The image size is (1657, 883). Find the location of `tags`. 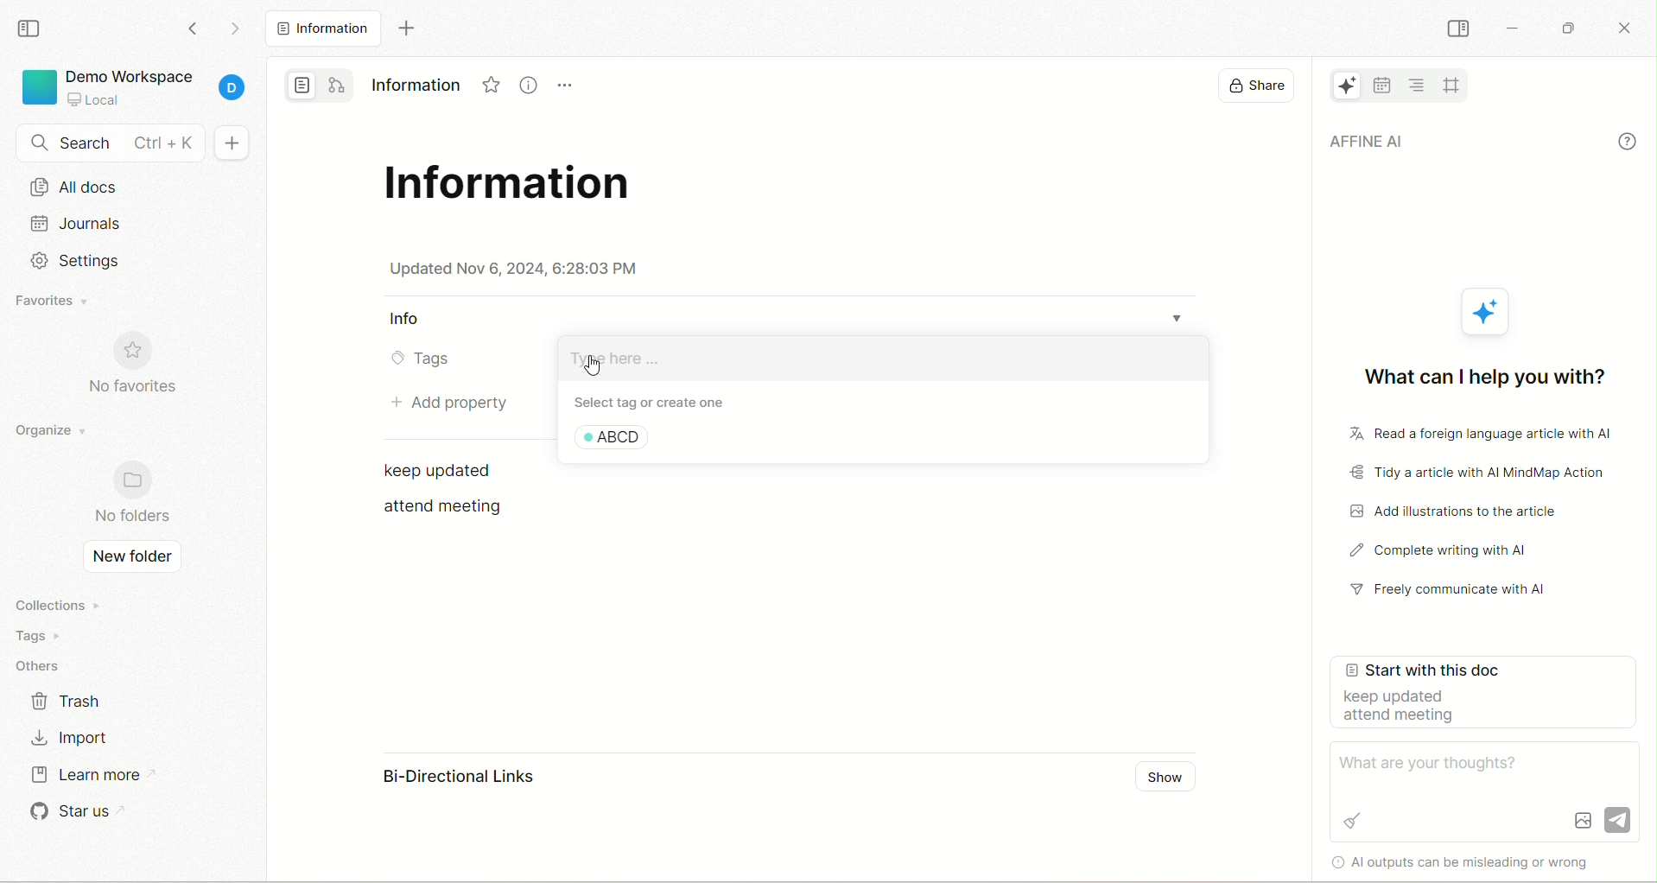

tags is located at coordinates (419, 360).